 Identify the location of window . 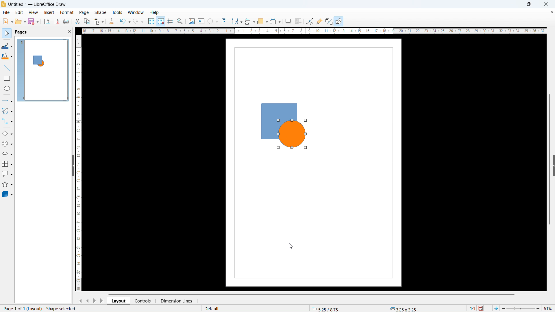
(136, 12).